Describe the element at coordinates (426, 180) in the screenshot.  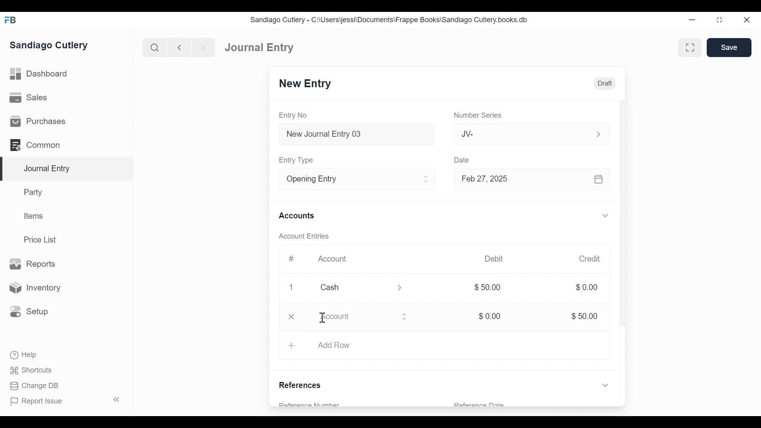
I see `Expand` at that location.